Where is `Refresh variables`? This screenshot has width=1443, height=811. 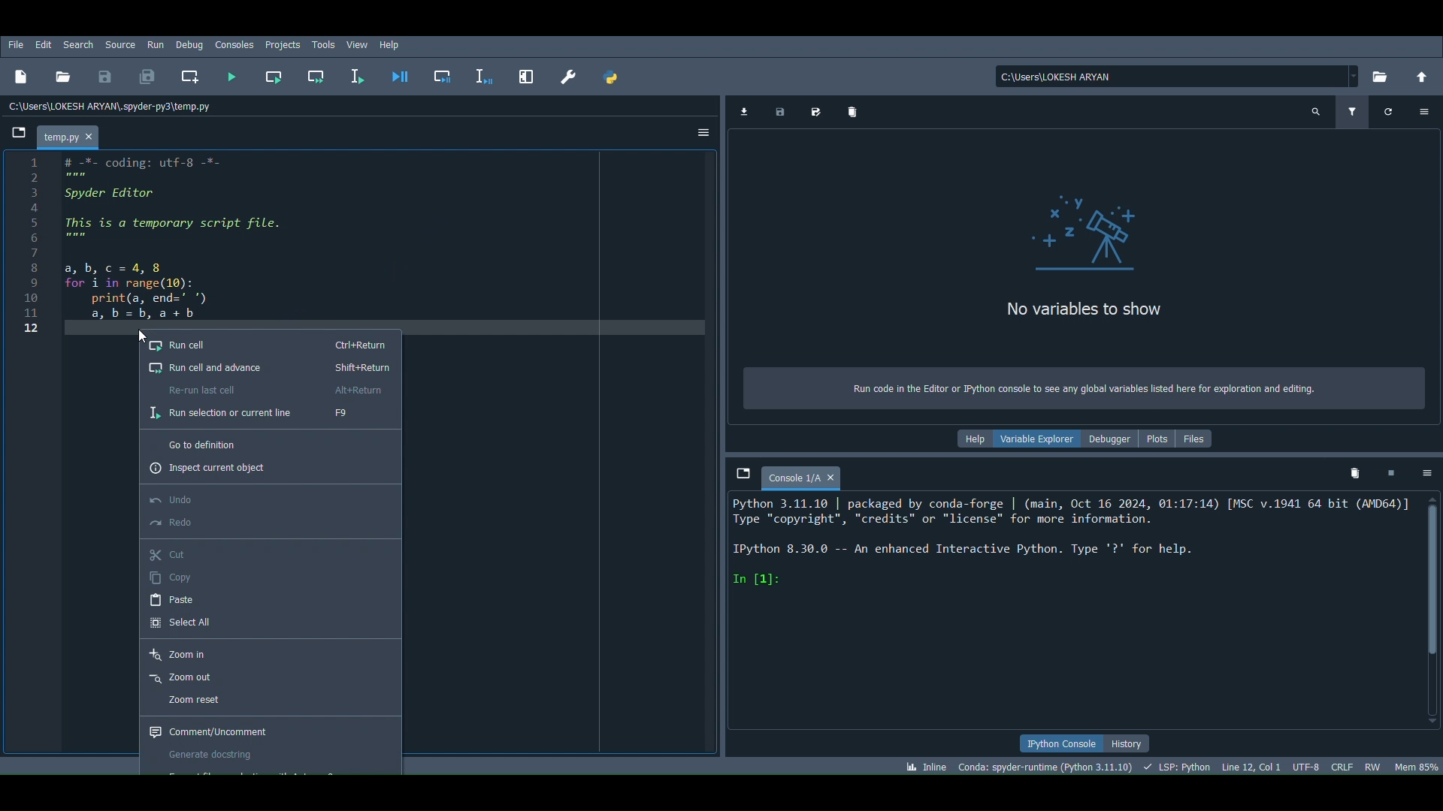
Refresh variables is located at coordinates (1388, 110).